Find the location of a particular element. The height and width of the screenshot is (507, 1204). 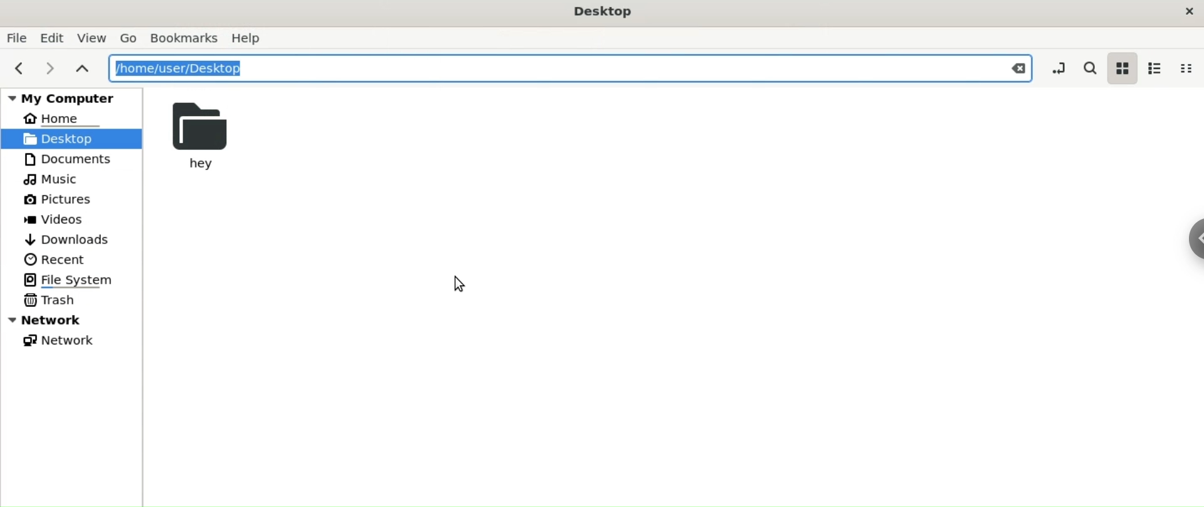

Music is located at coordinates (53, 179).